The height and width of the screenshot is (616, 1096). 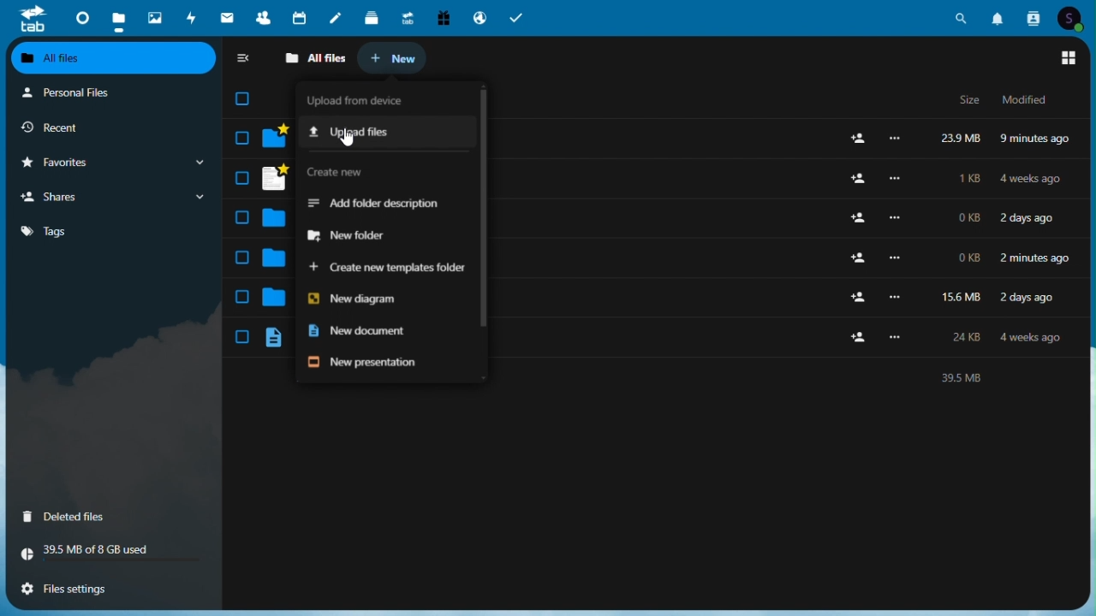 I want to click on Create new, so click(x=342, y=172).